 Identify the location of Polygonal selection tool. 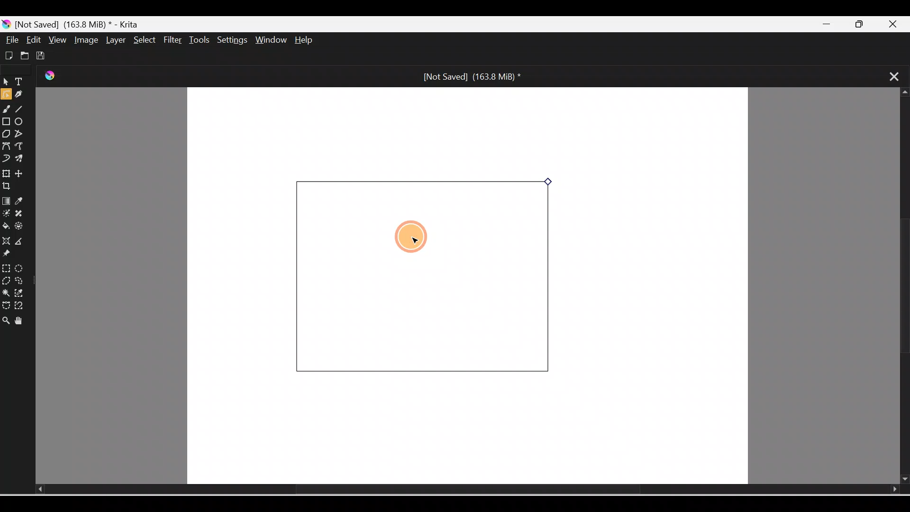
(6, 280).